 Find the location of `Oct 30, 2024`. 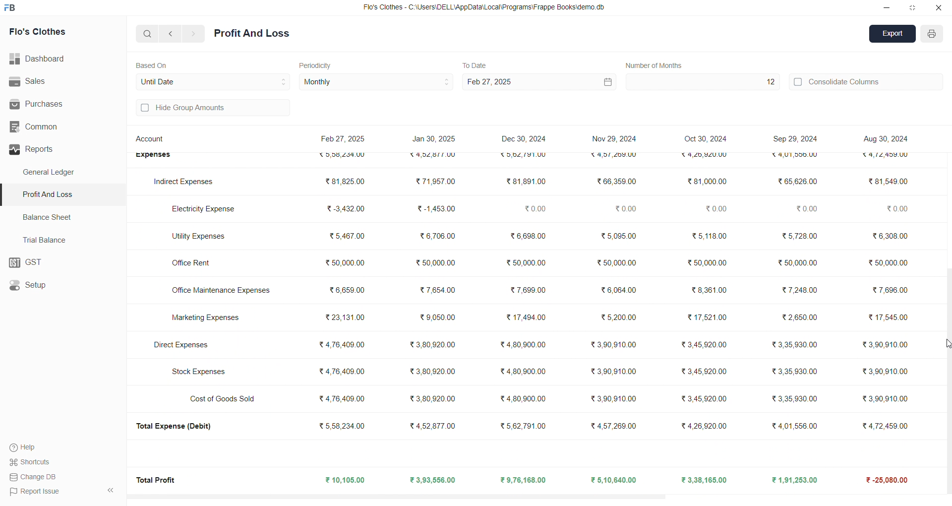

Oct 30, 2024 is located at coordinates (707, 139).